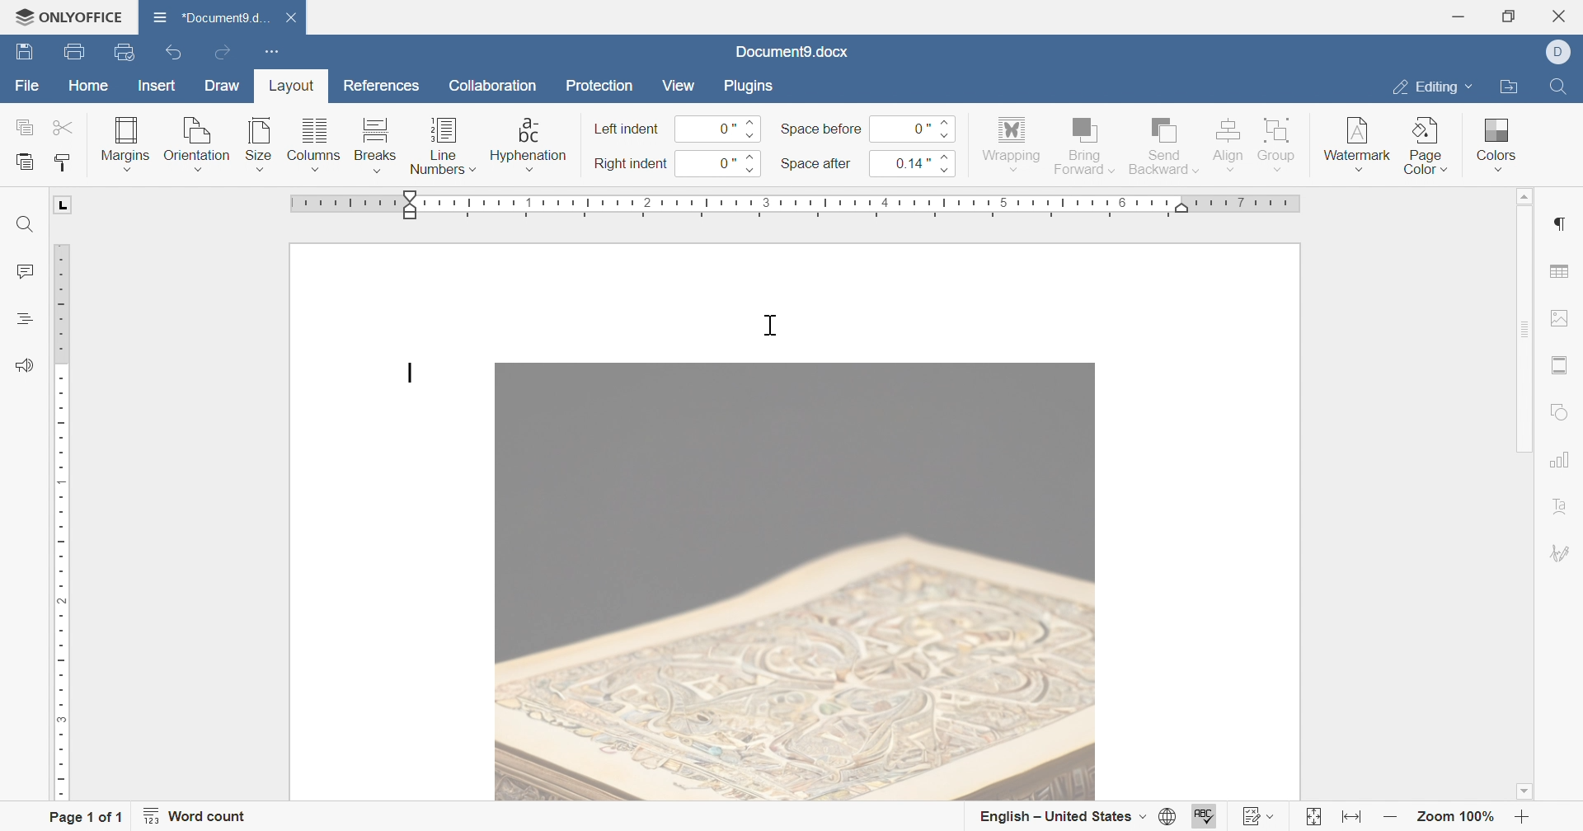 The image size is (1583, 831). Describe the element at coordinates (1524, 791) in the screenshot. I see `scroll down` at that location.